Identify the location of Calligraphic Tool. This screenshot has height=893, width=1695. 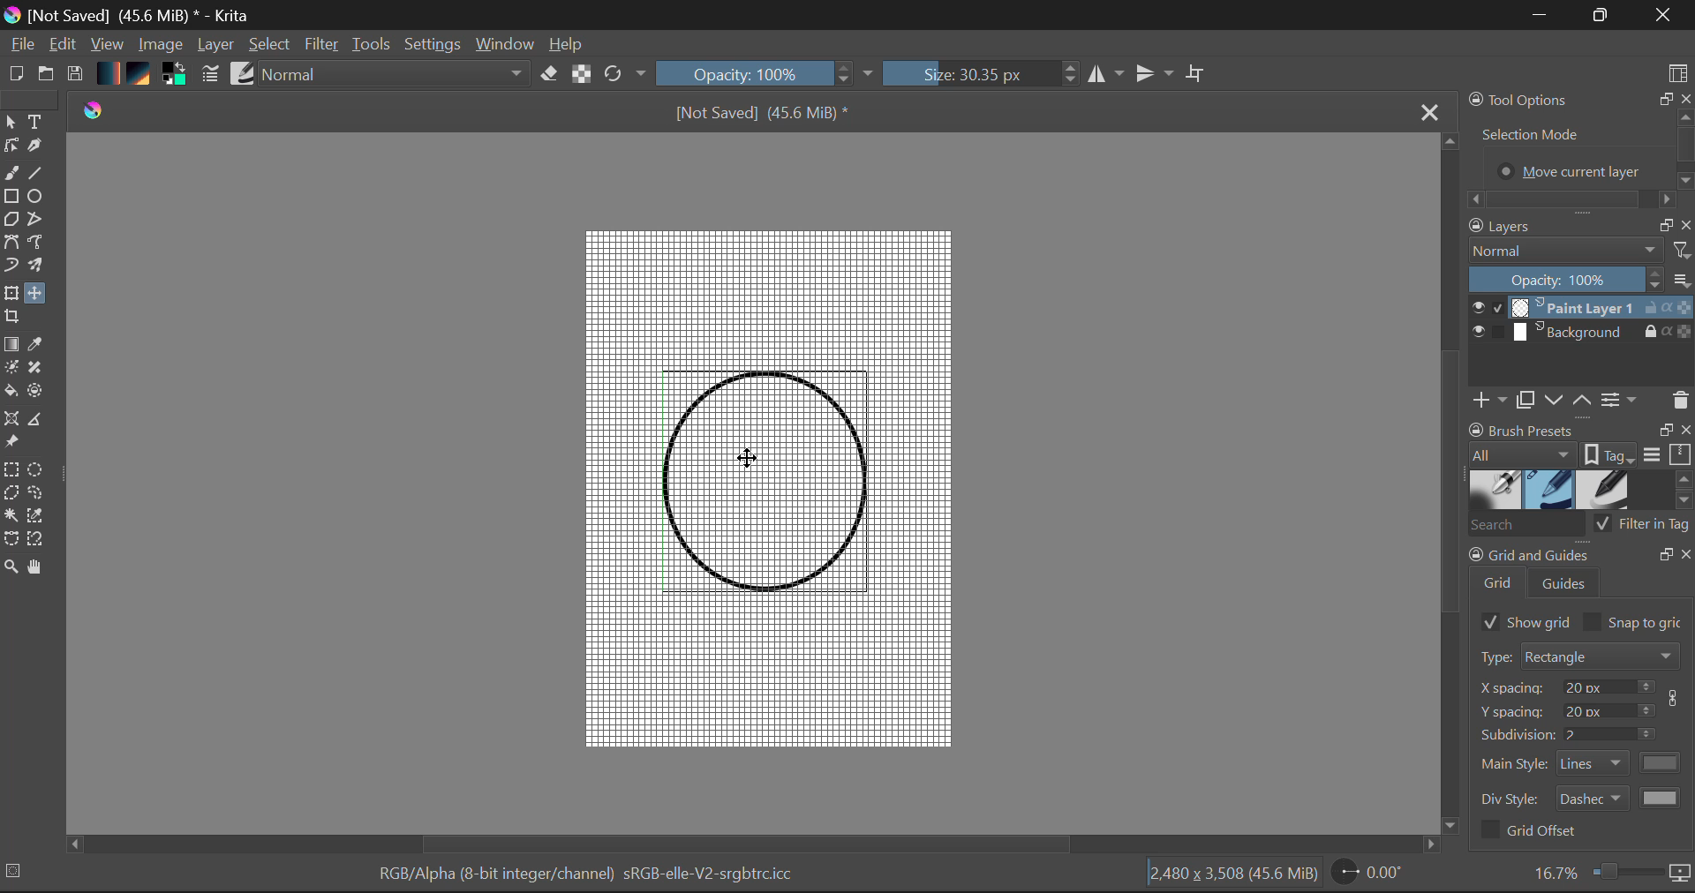
(41, 148).